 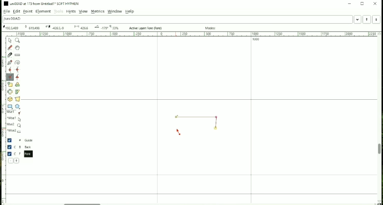 What do you see at coordinates (211, 28) in the screenshot?
I see `Modes` at bounding box center [211, 28].